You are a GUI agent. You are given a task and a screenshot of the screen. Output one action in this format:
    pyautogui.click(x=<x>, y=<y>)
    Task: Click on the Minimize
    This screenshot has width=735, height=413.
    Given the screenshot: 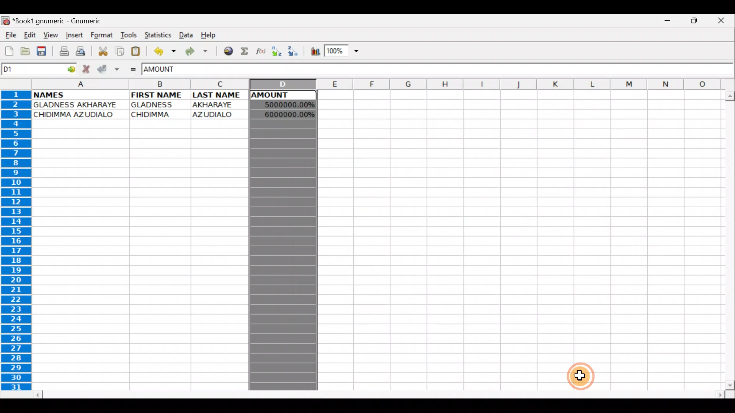 What is the action you would take?
    pyautogui.click(x=670, y=22)
    